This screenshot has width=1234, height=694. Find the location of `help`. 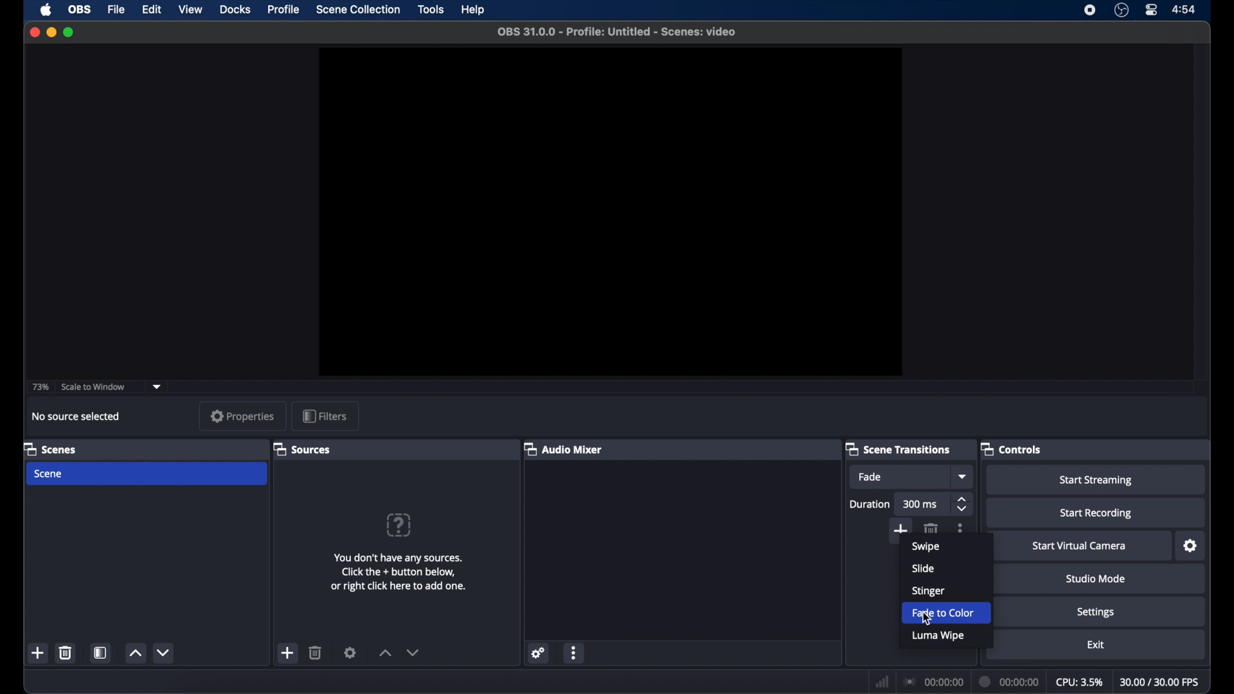

help is located at coordinates (473, 10).